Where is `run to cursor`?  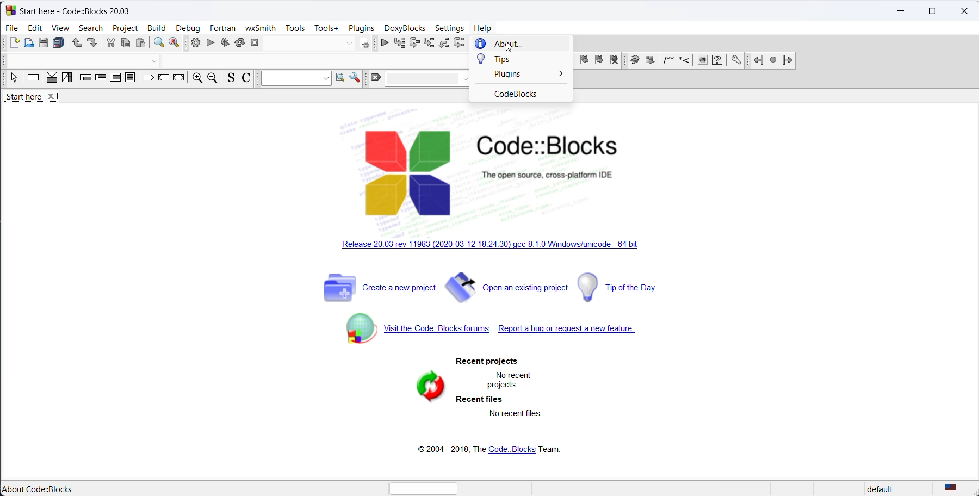
run to cursor is located at coordinates (414, 43).